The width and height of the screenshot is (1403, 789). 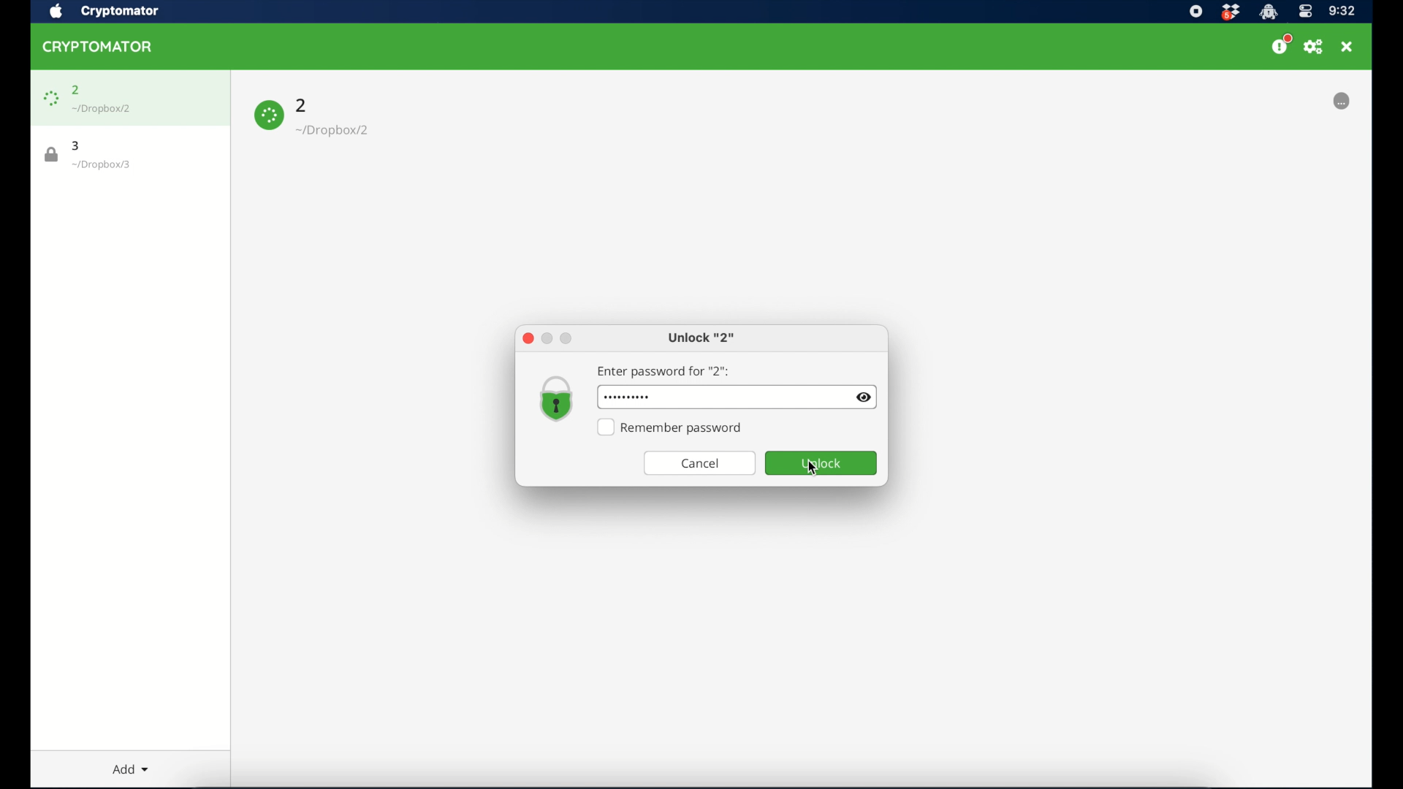 I want to click on visibility icon, so click(x=864, y=397).